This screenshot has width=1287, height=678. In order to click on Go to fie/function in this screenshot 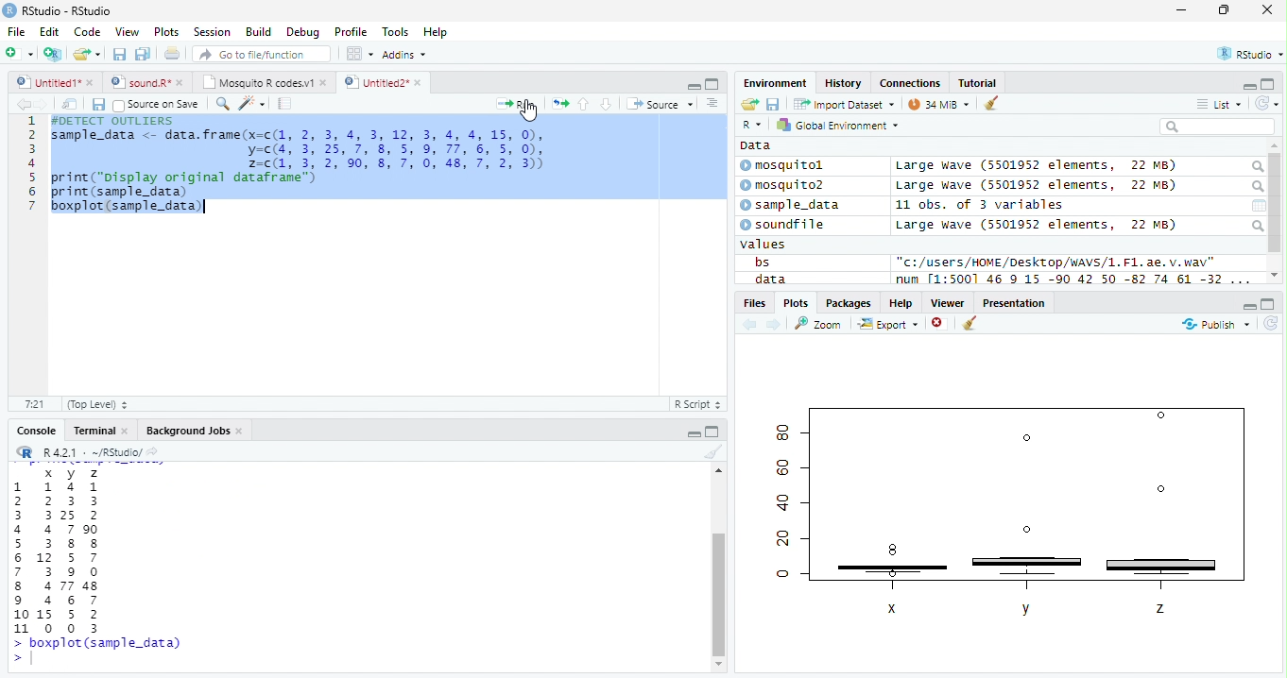, I will do `click(262, 54)`.